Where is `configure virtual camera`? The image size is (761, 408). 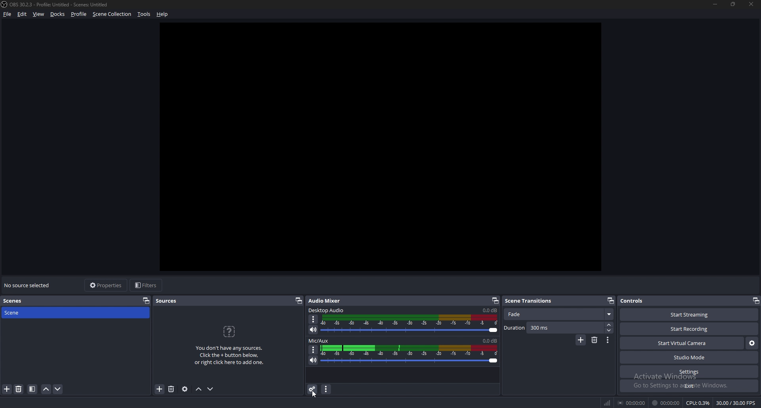 configure virtual camera is located at coordinates (751, 343).